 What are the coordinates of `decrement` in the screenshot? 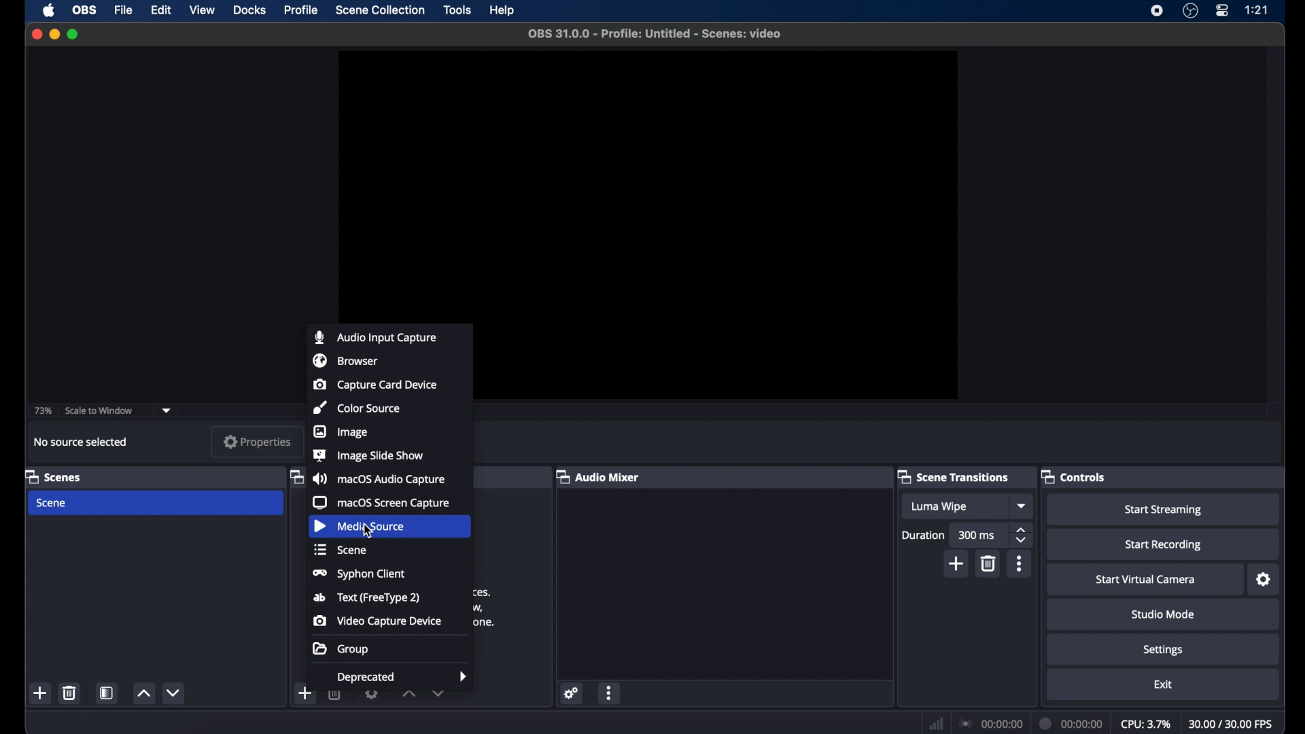 It's located at (175, 693).